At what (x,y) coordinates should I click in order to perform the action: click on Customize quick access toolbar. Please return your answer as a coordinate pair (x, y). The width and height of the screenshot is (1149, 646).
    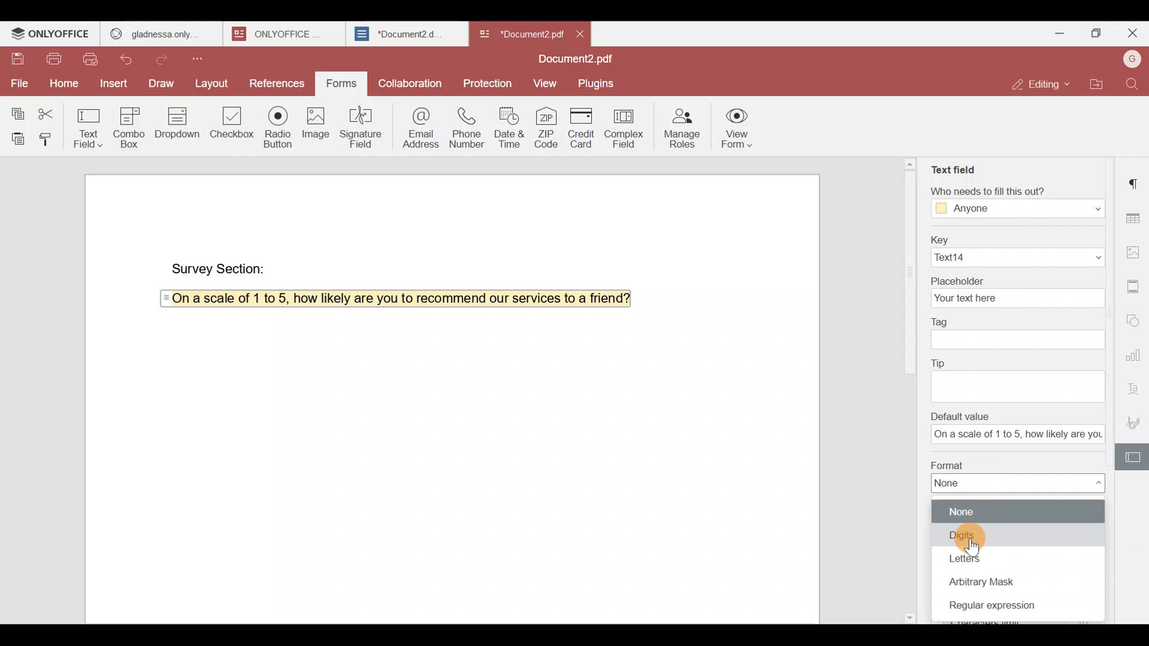
    Looking at the image, I should click on (209, 57).